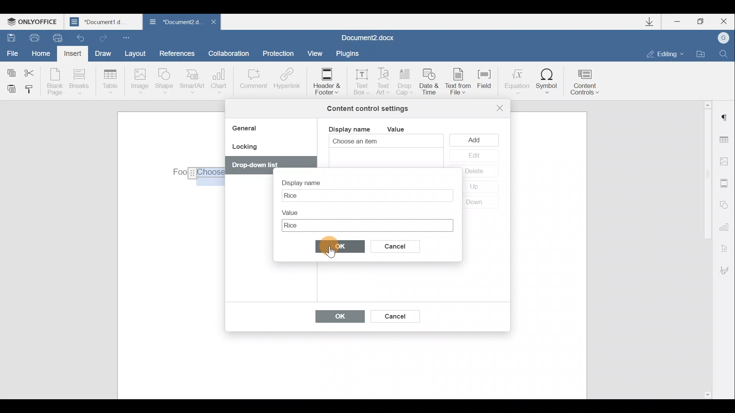 The width and height of the screenshot is (735, 413). Describe the element at coordinates (374, 142) in the screenshot. I see `Choose an item` at that location.